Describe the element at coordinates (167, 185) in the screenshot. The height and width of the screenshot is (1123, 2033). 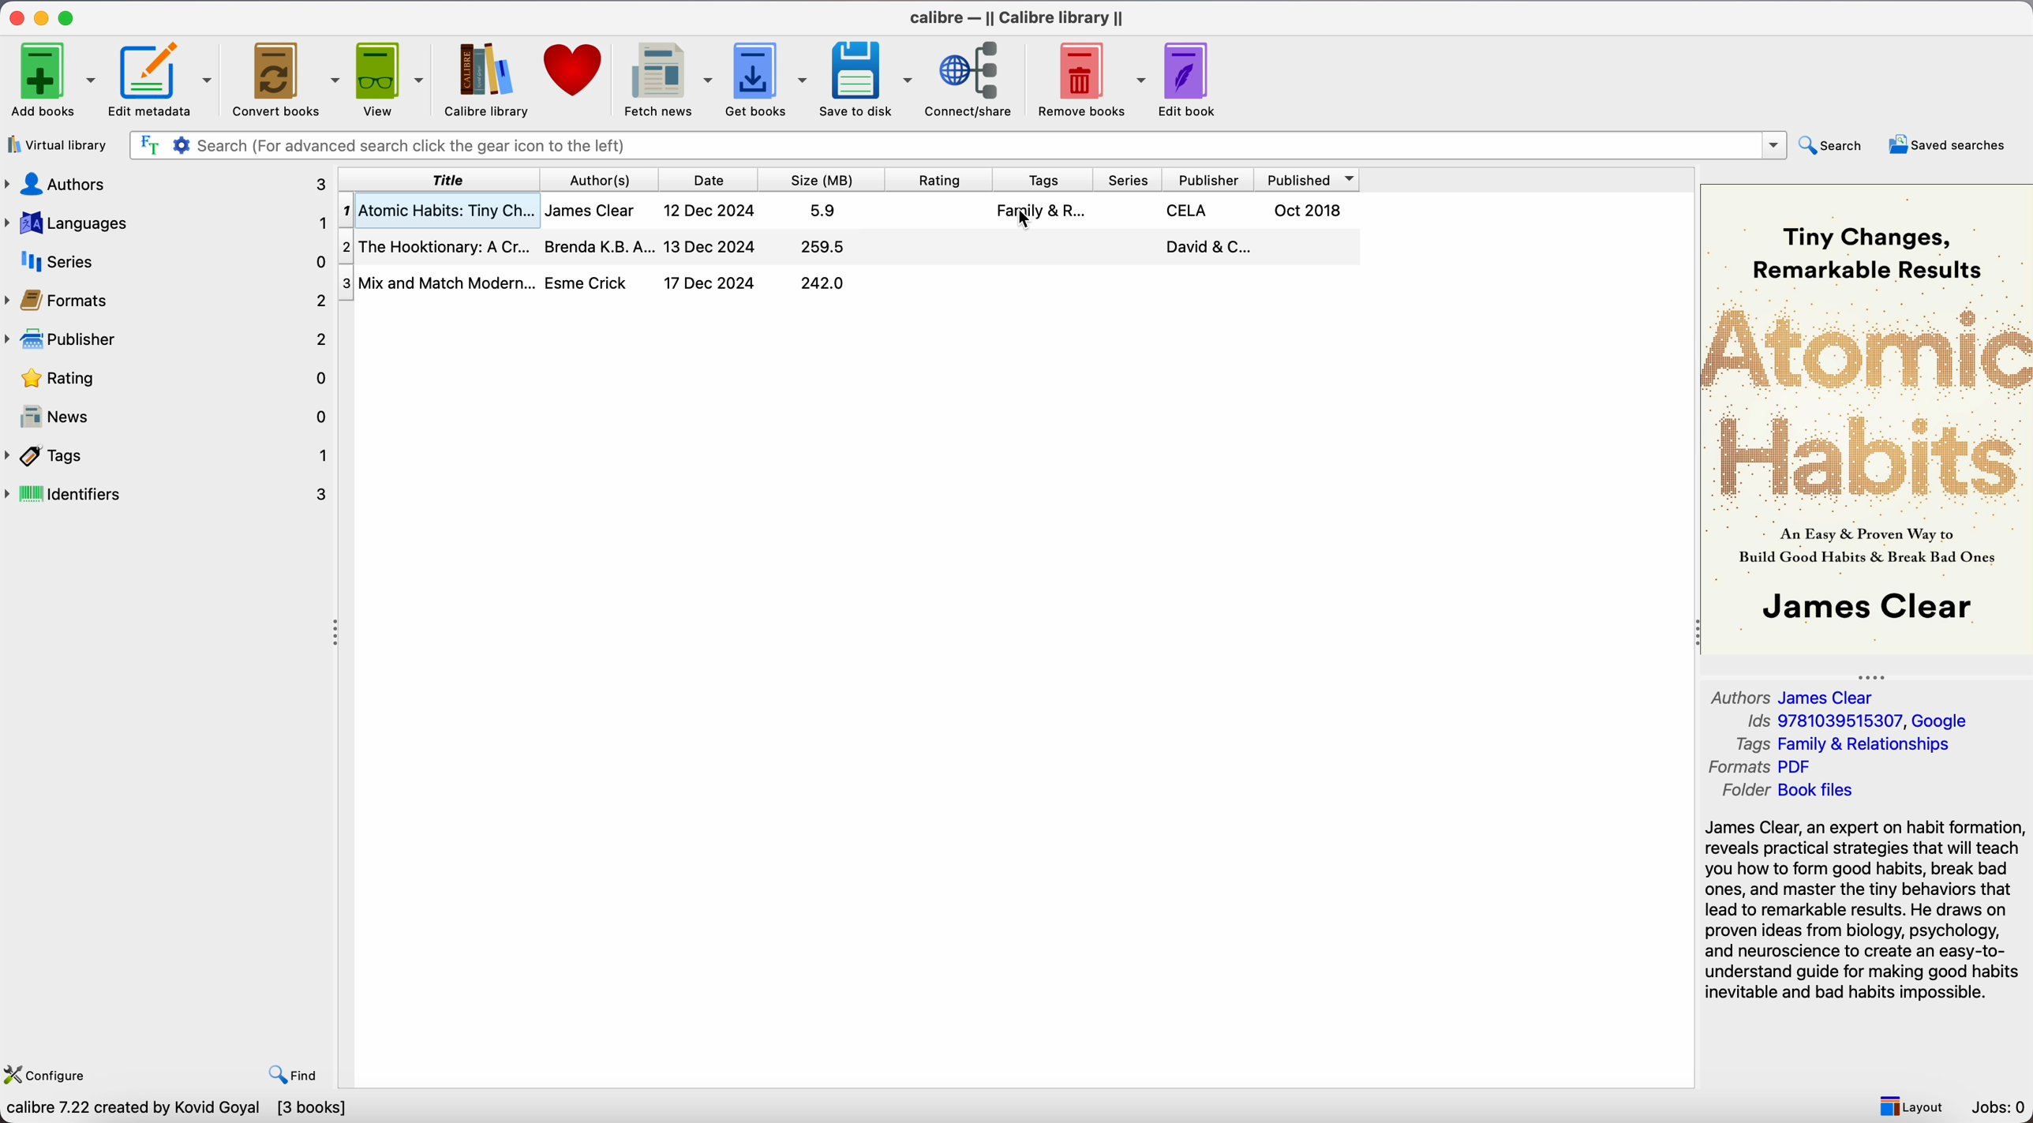
I see `authors` at that location.